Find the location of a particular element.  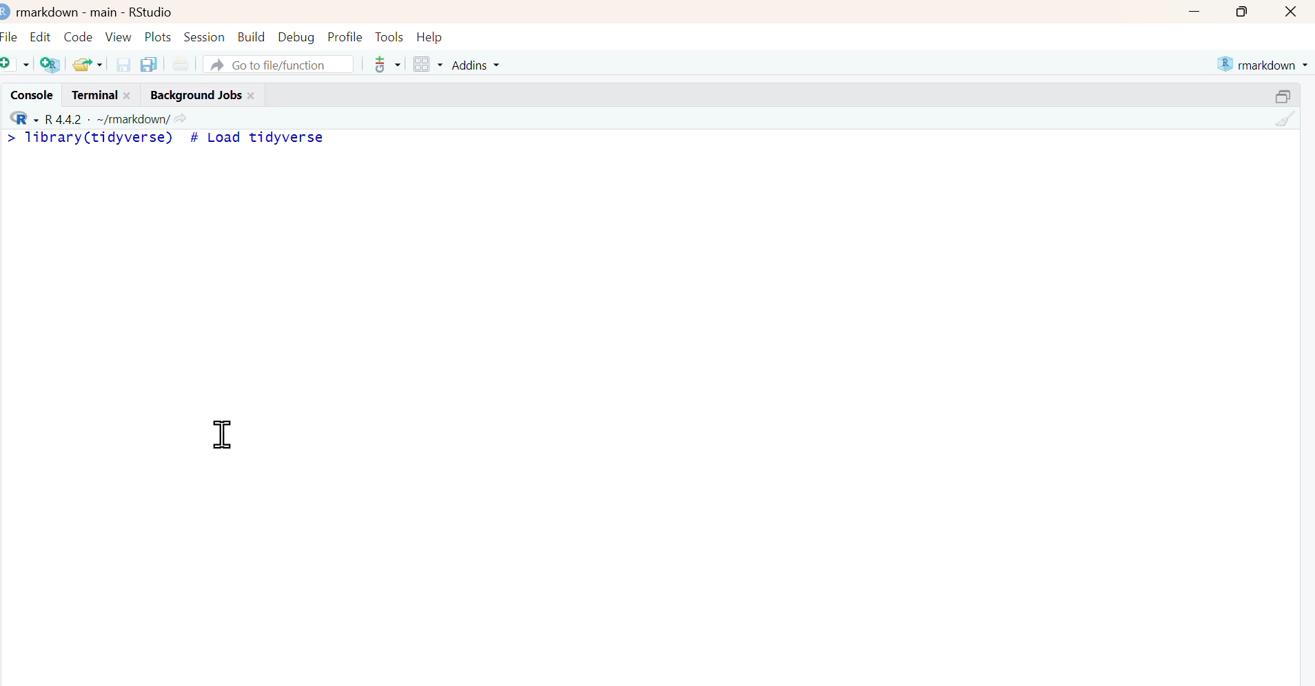

save is located at coordinates (124, 63).